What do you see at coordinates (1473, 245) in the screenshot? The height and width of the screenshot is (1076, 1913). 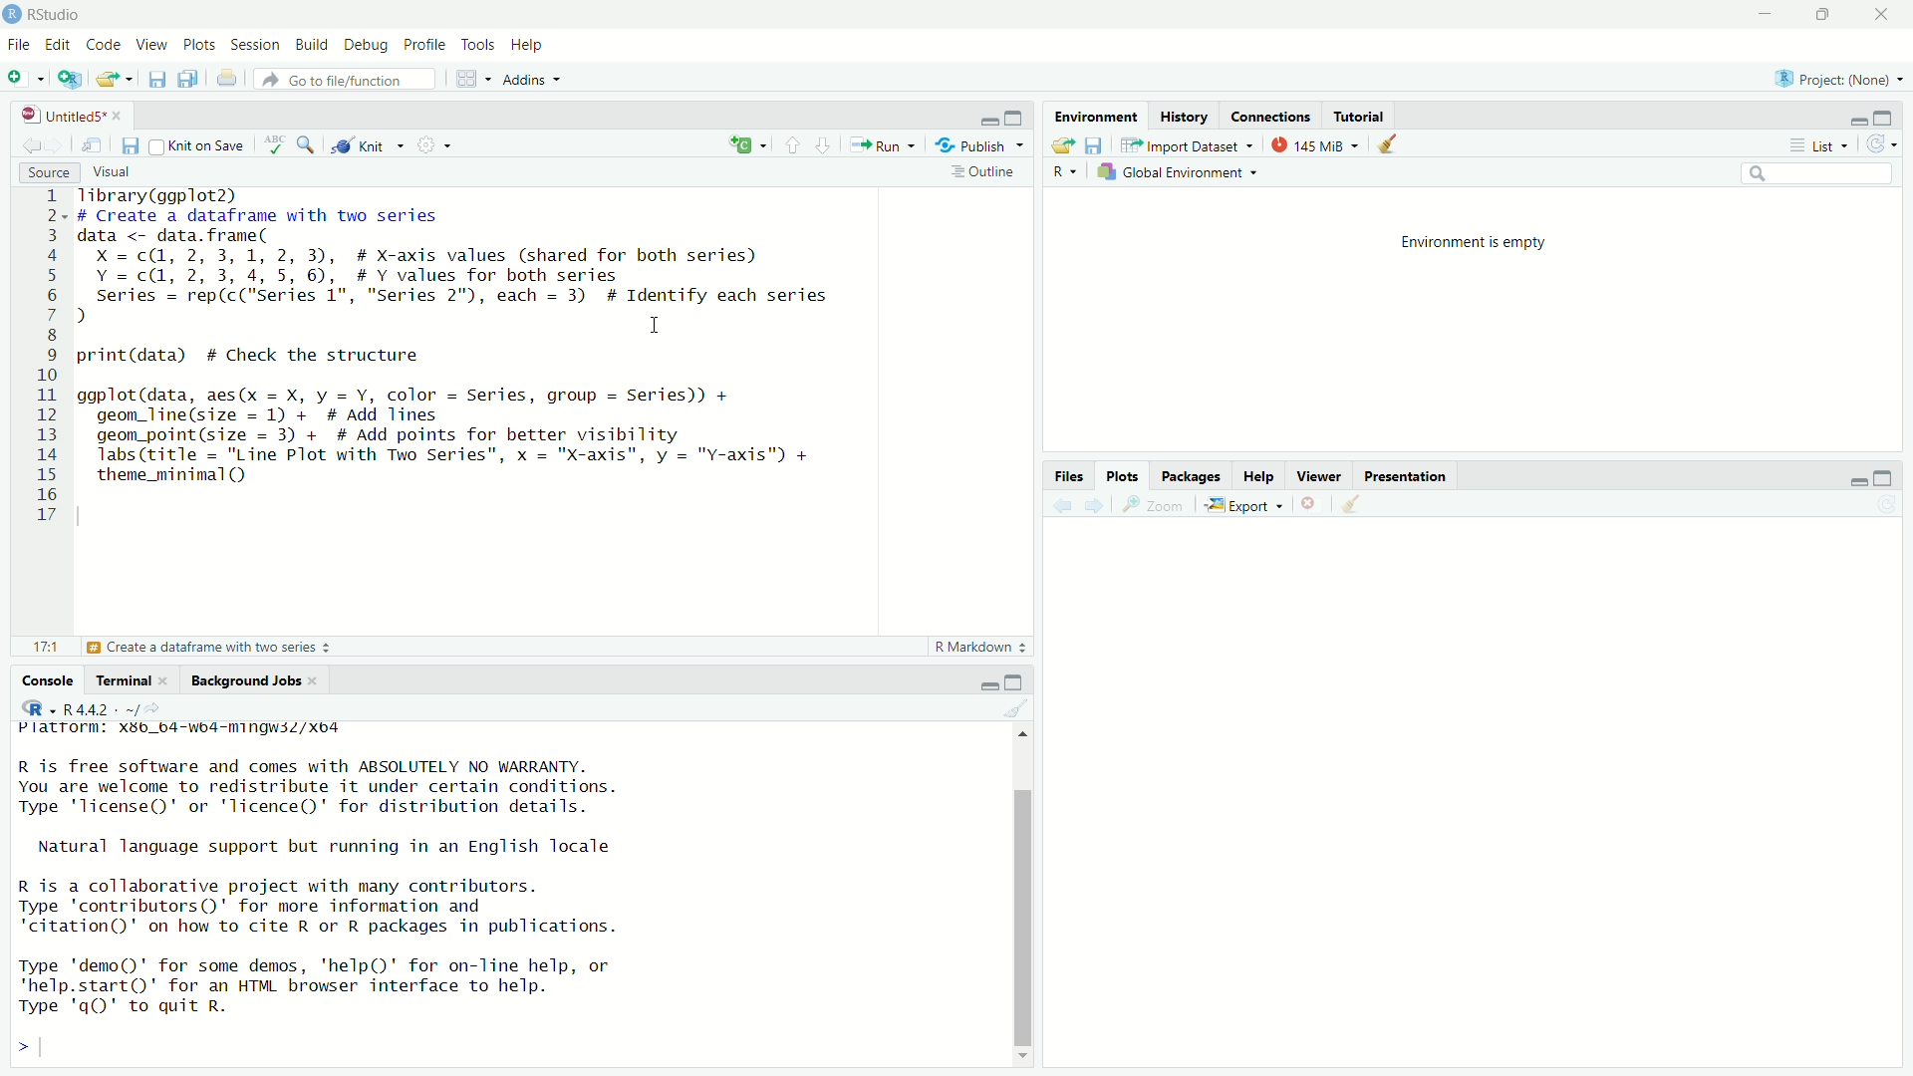 I see `Enviornment is empty` at bounding box center [1473, 245].